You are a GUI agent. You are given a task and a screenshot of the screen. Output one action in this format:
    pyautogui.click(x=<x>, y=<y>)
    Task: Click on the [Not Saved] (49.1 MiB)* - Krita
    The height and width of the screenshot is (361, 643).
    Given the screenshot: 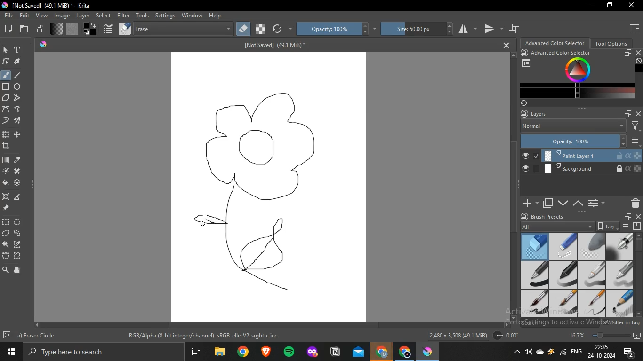 What is the action you would take?
    pyautogui.click(x=55, y=6)
    